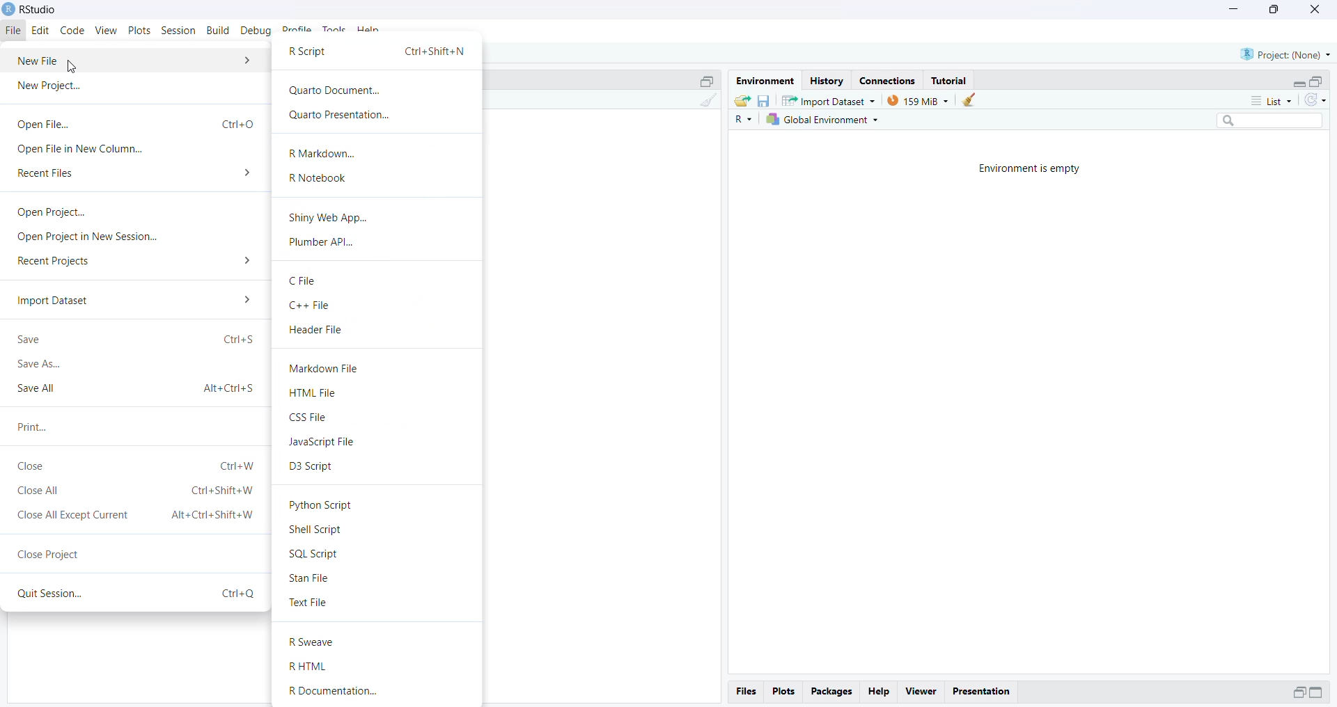 Image resolution: width=1337 pixels, height=707 pixels. What do you see at coordinates (764, 81) in the screenshot?
I see `environment` at bounding box center [764, 81].